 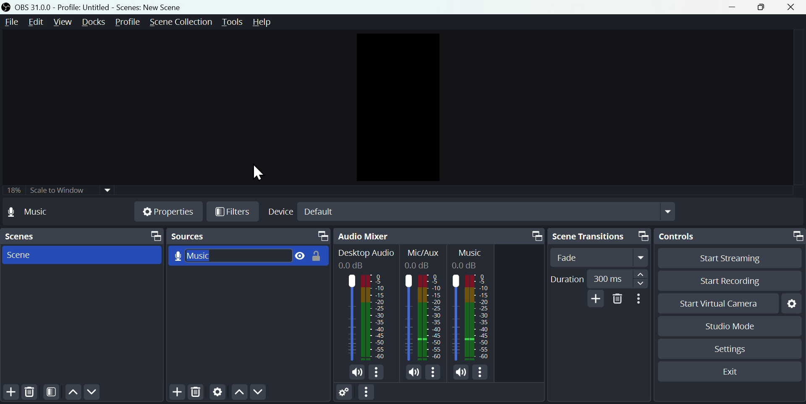 What do you see at coordinates (232, 211) in the screenshot?
I see `Filters` at bounding box center [232, 211].